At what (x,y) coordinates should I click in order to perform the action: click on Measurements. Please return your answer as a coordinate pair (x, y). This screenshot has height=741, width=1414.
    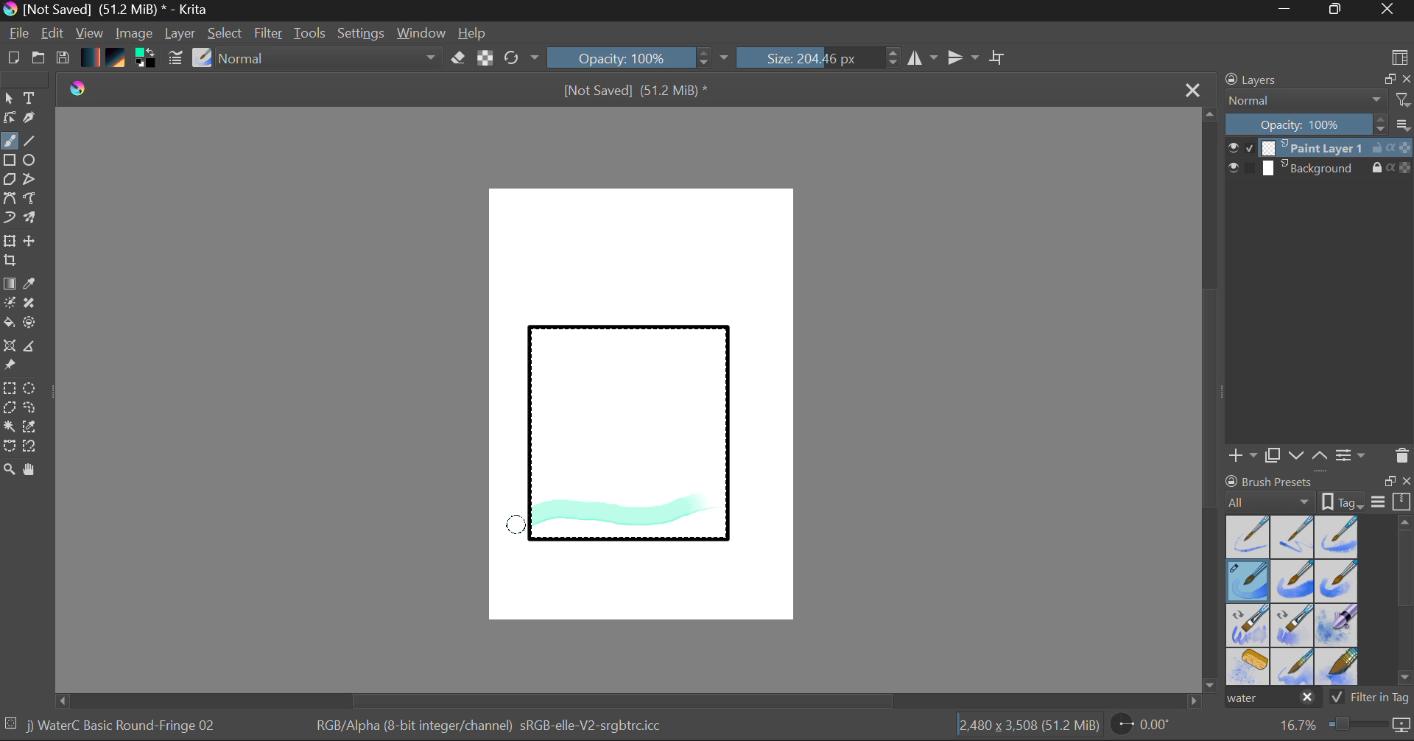
    Looking at the image, I should click on (32, 348).